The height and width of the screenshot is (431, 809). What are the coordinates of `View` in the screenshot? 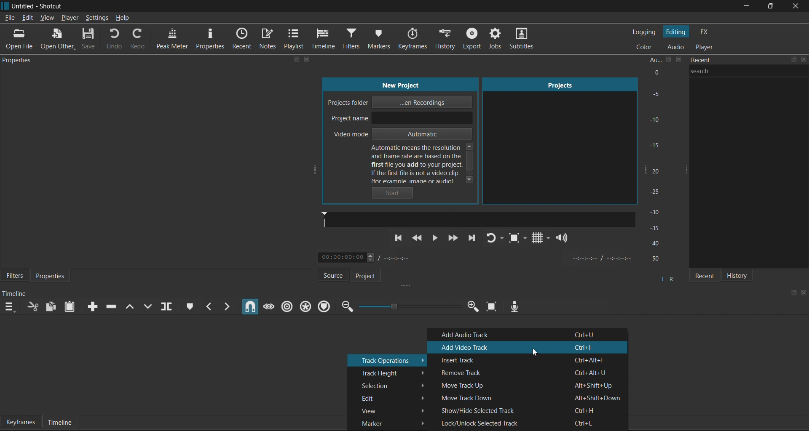 It's located at (388, 408).